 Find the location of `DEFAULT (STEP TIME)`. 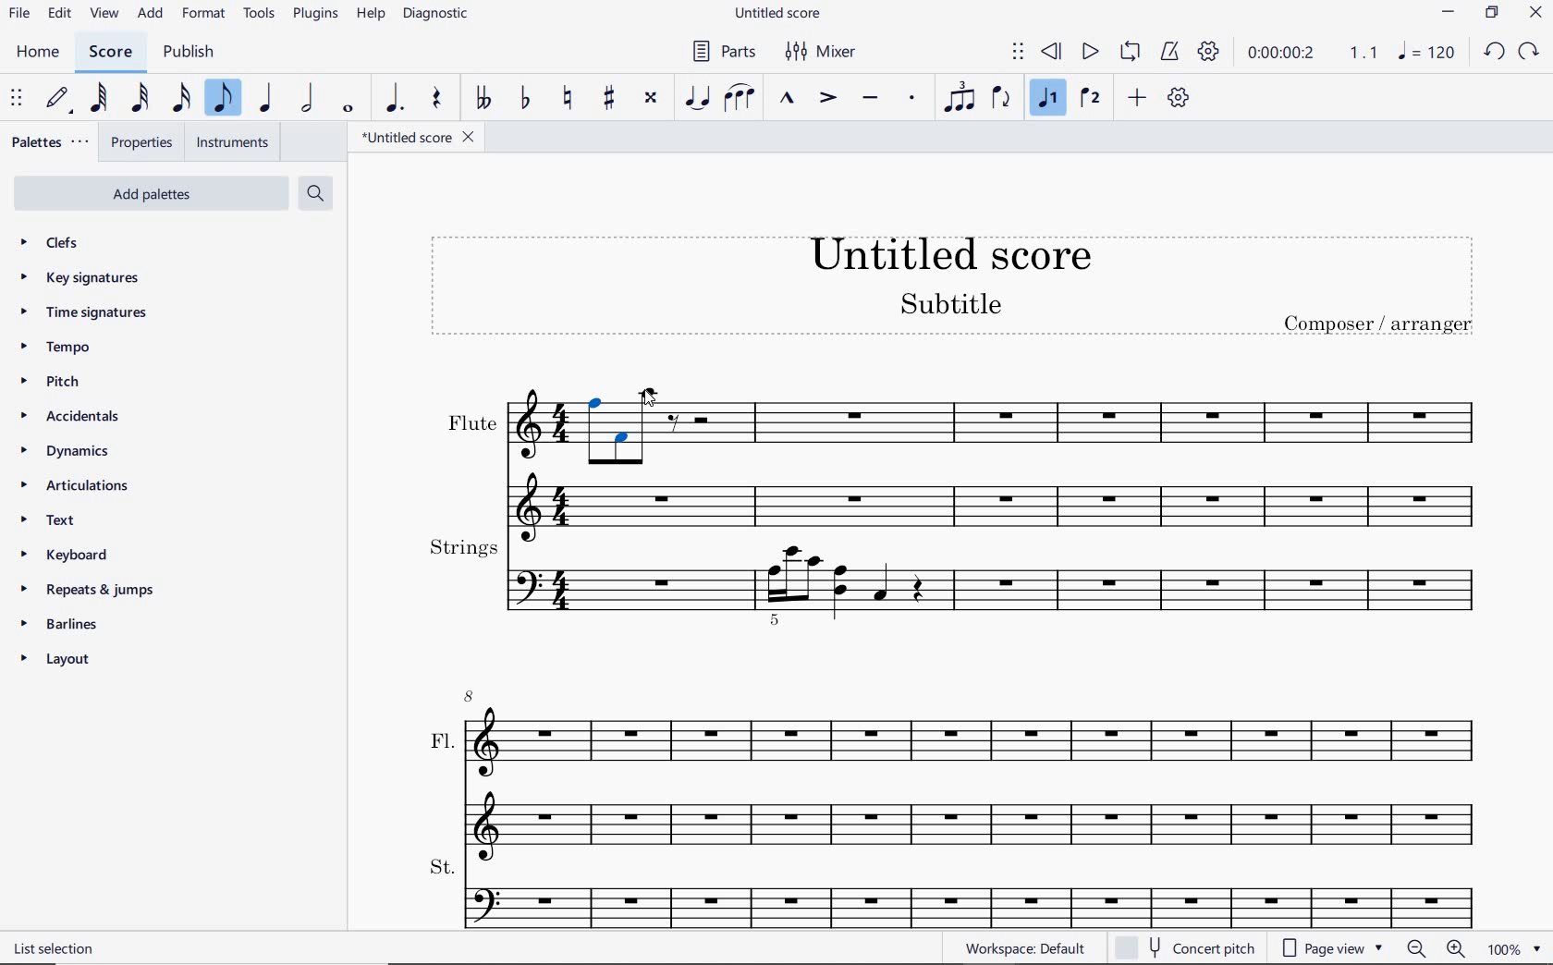

DEFAULT (STEP TIME) is located at coordinates (55, 99).